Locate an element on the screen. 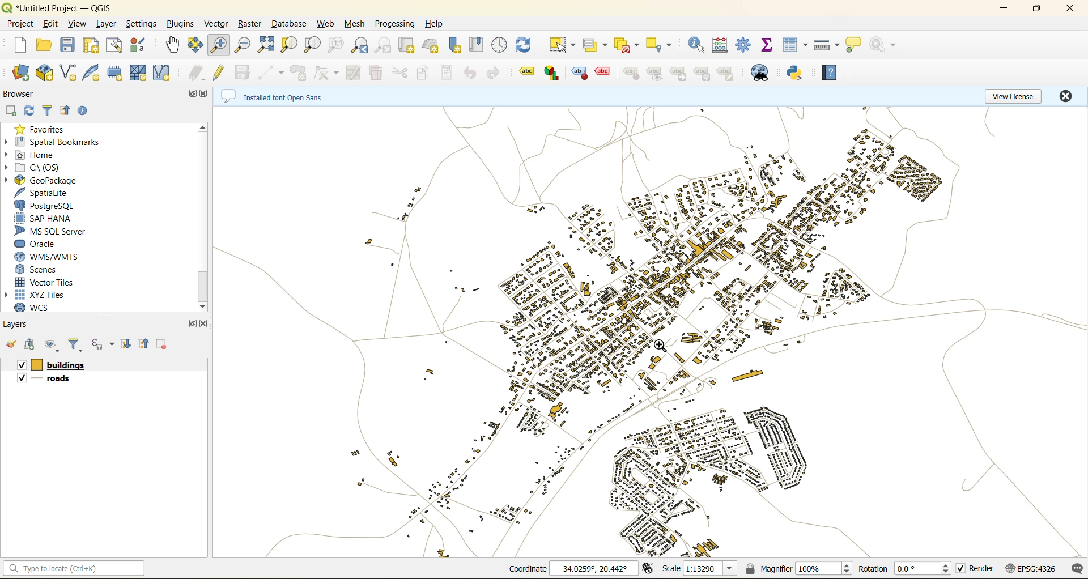  Checkbox is located at coordinates (20, 380).